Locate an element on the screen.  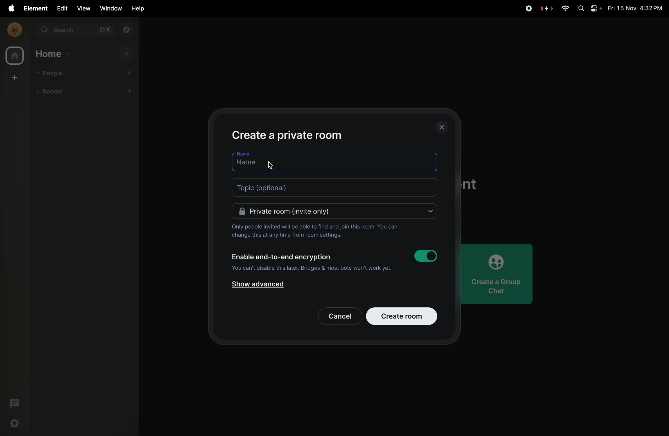
search bar is located at coordinates (76, 31).